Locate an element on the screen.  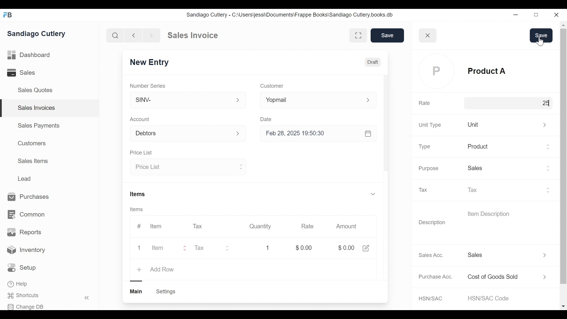
Sales Items is located at coordinates (33, 160).